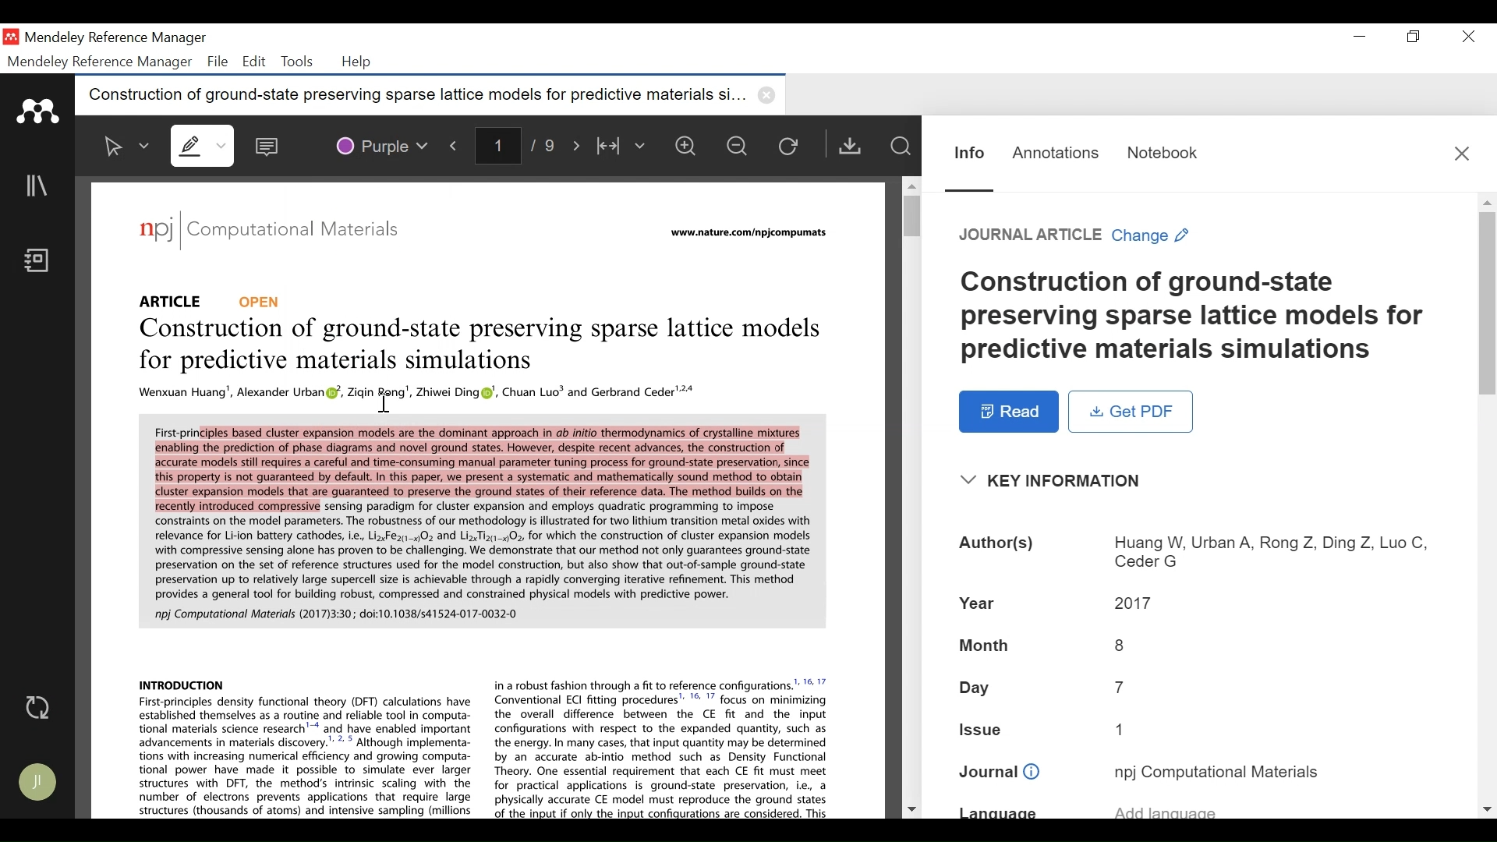 This screenshot has height=842, width=1497. I want to click on Restore, so click(1414, 37).